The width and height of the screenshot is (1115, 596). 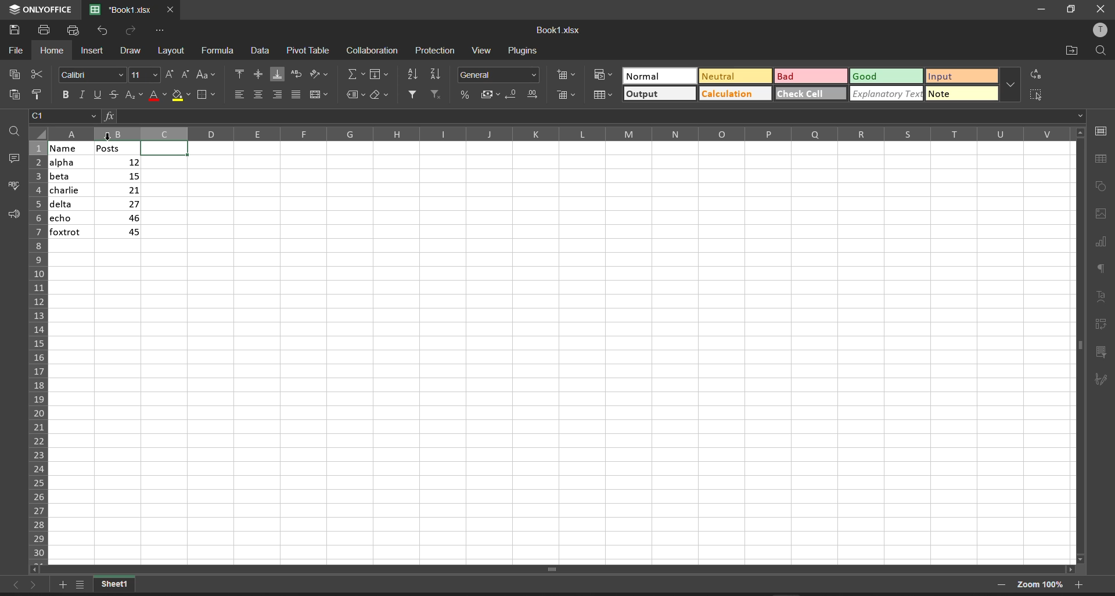 I want to click on increment font size, so click(x=170, y=70).